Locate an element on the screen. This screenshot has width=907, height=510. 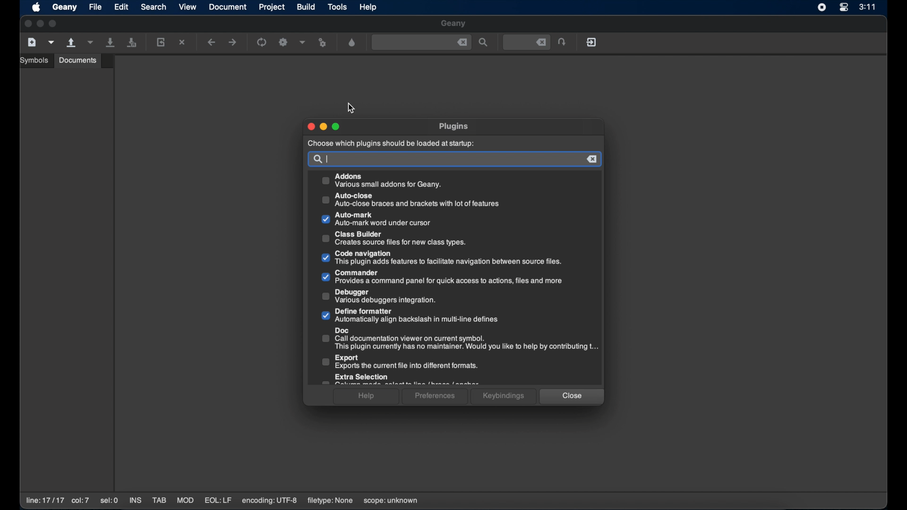
documents is located at coordinates (78, 60).